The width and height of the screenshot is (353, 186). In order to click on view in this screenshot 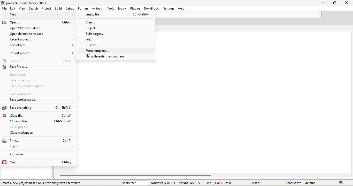, I will do `click(23, 9)`.